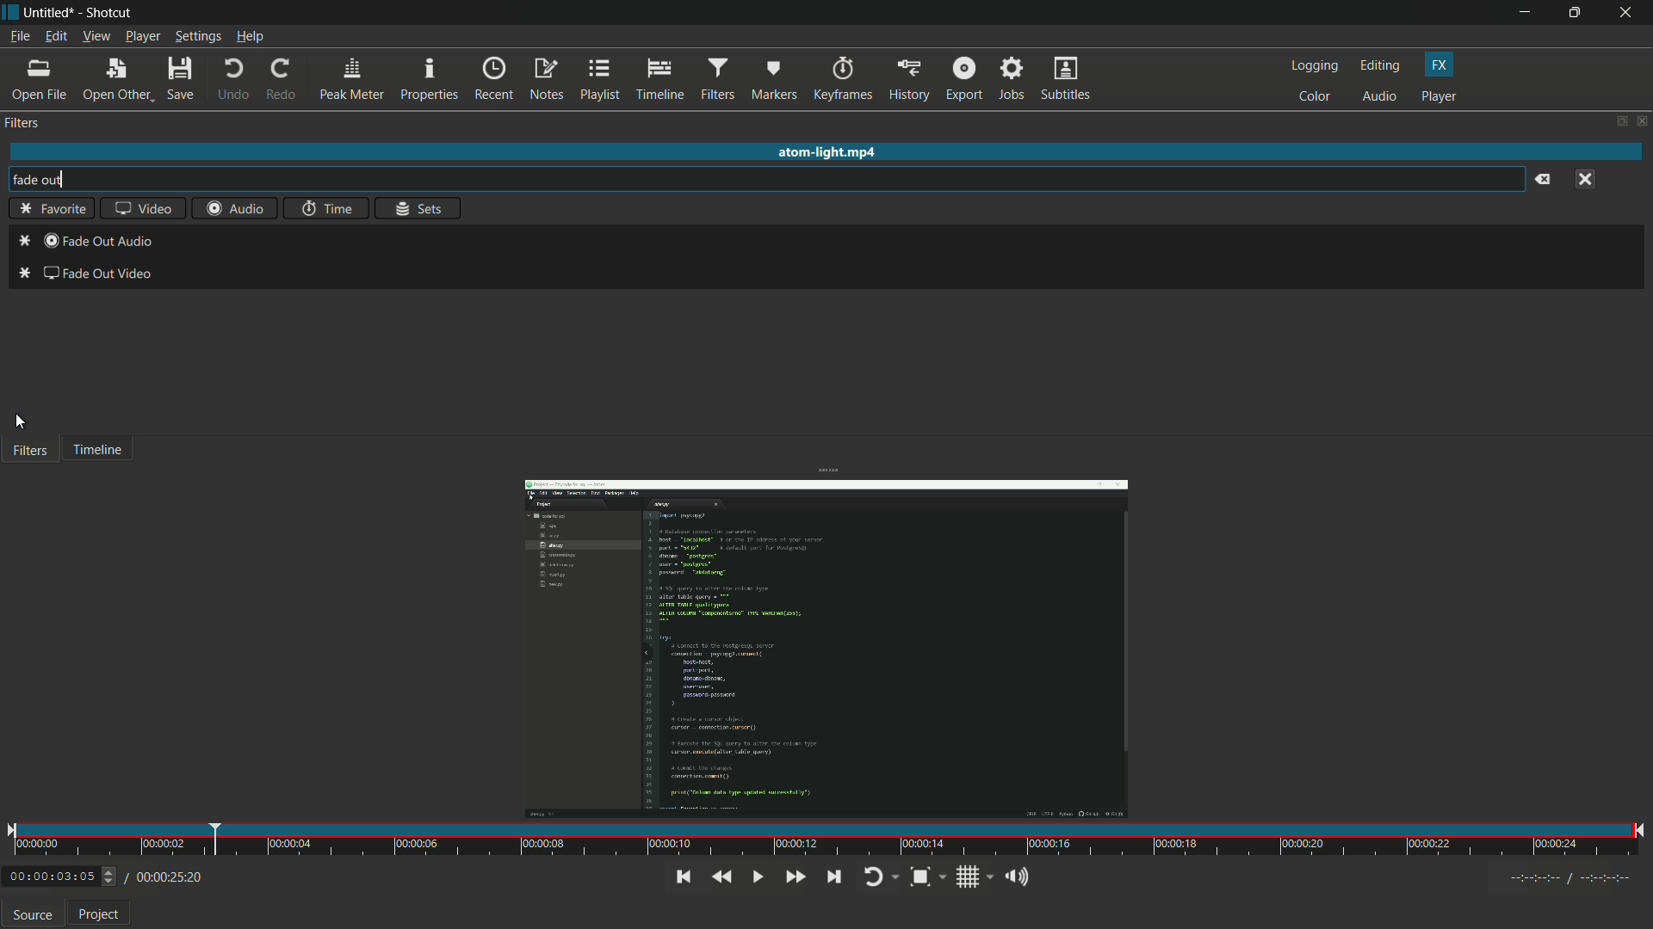 This screenshot has height=929, width=1653. What do you see at coordinates (758, 877) in the screenshot?
I see `toggle play or pause` at bounding box center [758, 877].